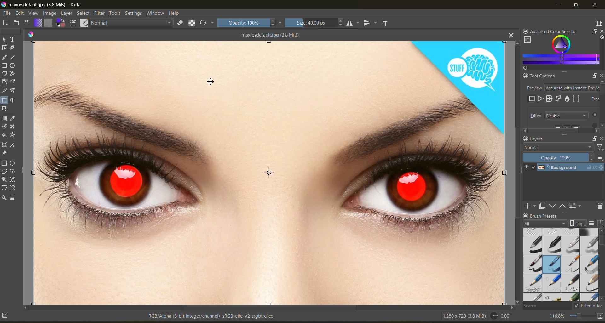  I want to click on tool, so click(4, 198).